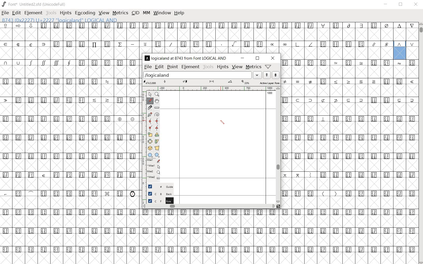  Describe the element at coordinates (157, 155) in the screenshot. I see `polygon or star` at that location.